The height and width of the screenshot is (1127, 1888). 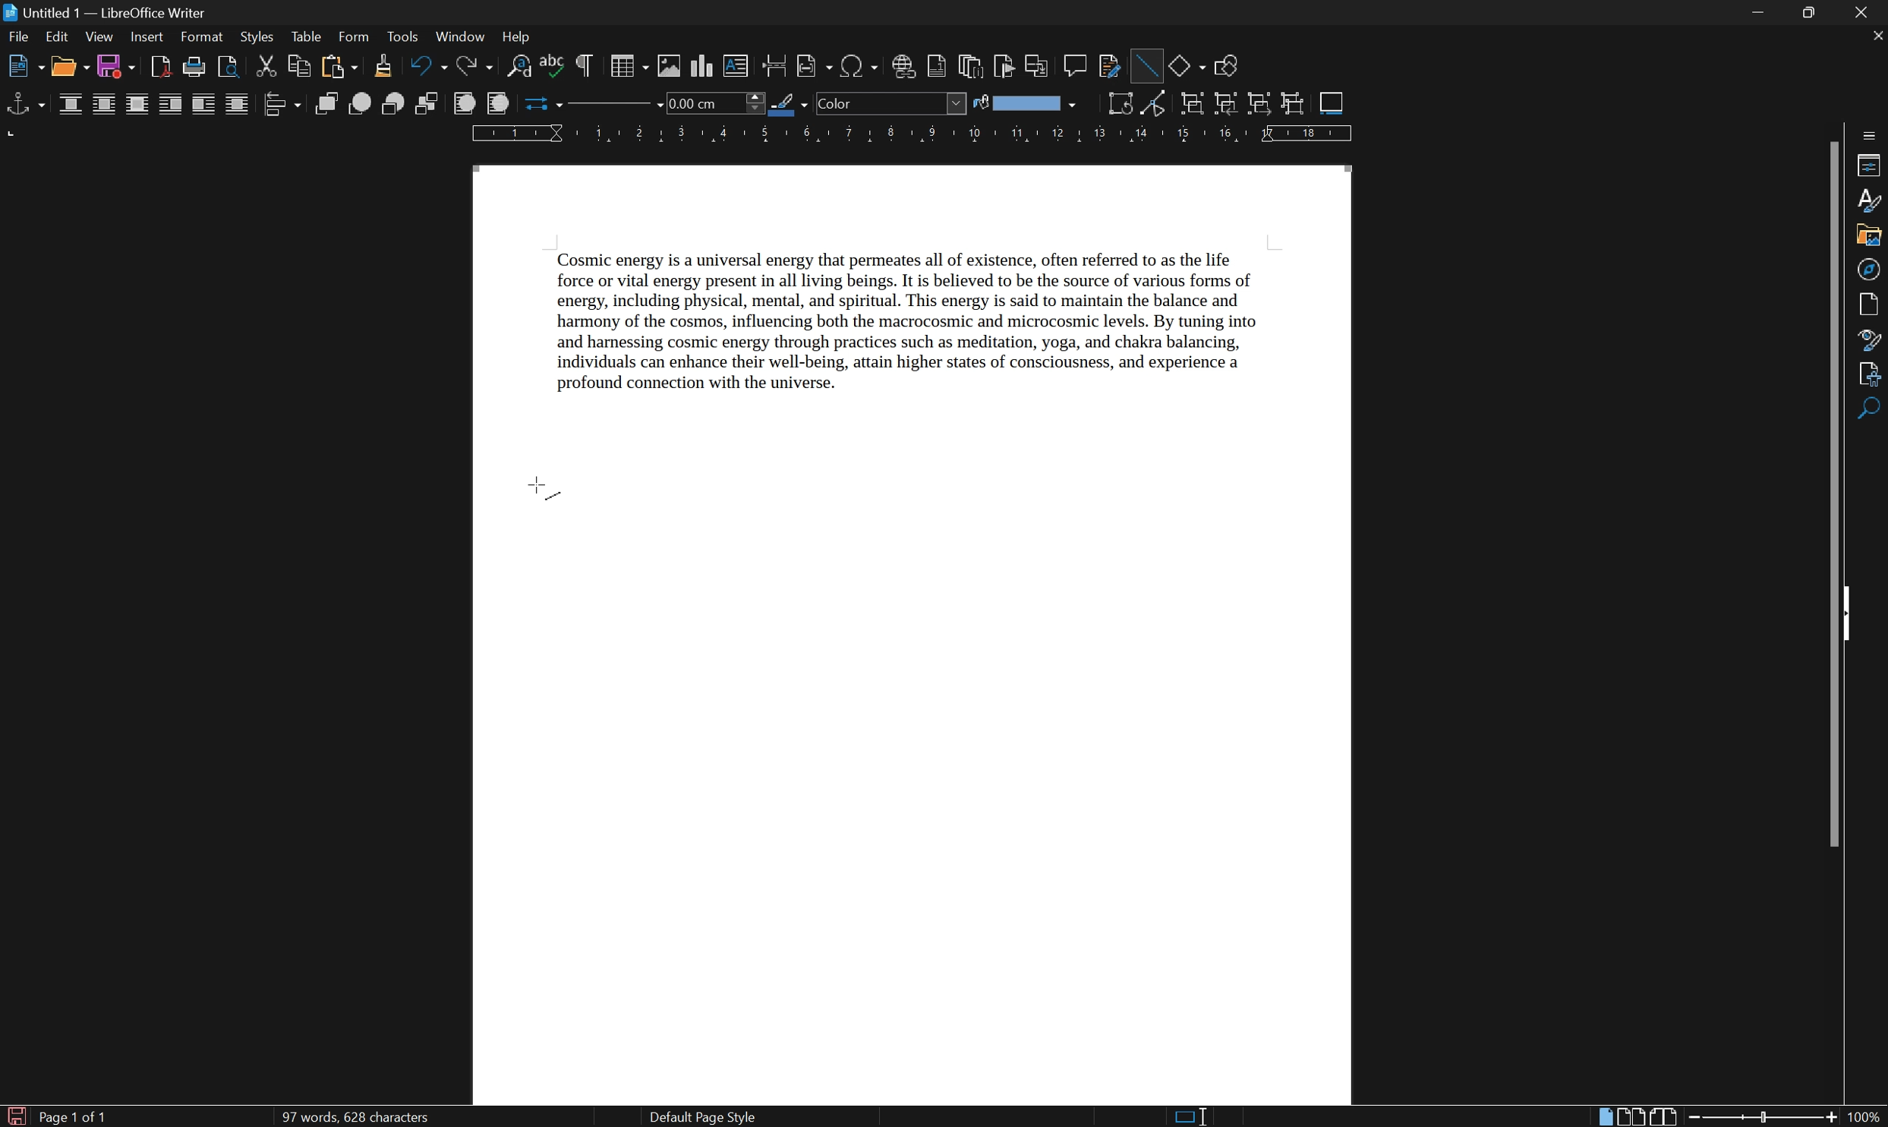 What do you see at coordinates (256, 36) in the screenshot?
I see `styles` at bounding box center [256, 36].